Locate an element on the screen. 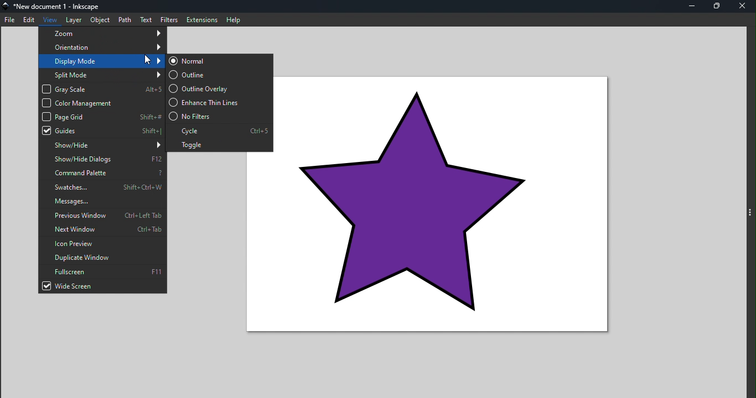 This screenshot has width=756, height=398. Duplicate window is located at coordinates (104, 256).